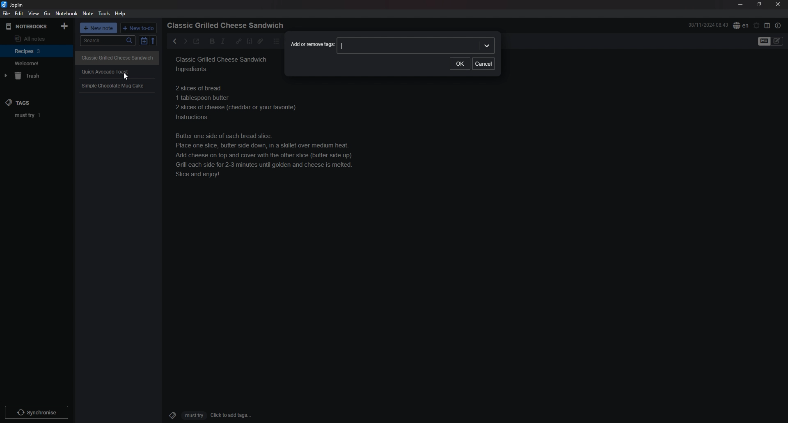 Image resolution: width=788 pixels, height=423 pixels. I want to click on cancel, so click(484, 63).